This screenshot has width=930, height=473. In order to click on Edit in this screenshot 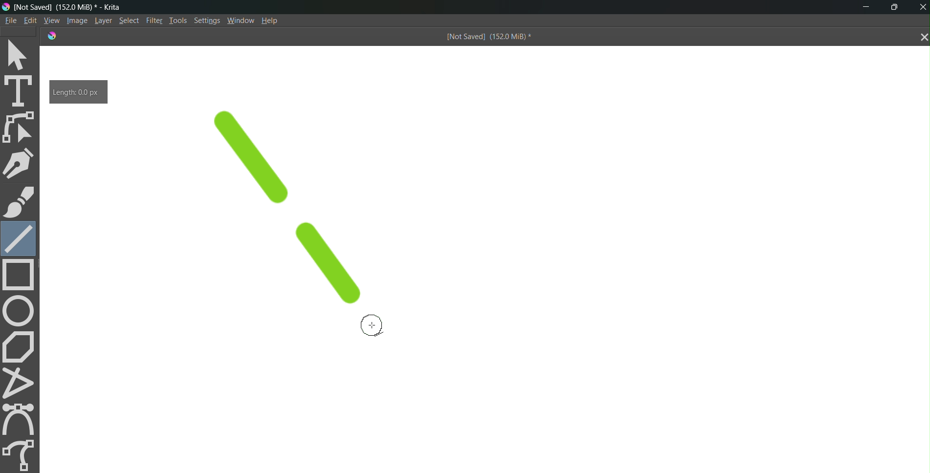, I will do `click(30, 21)`.